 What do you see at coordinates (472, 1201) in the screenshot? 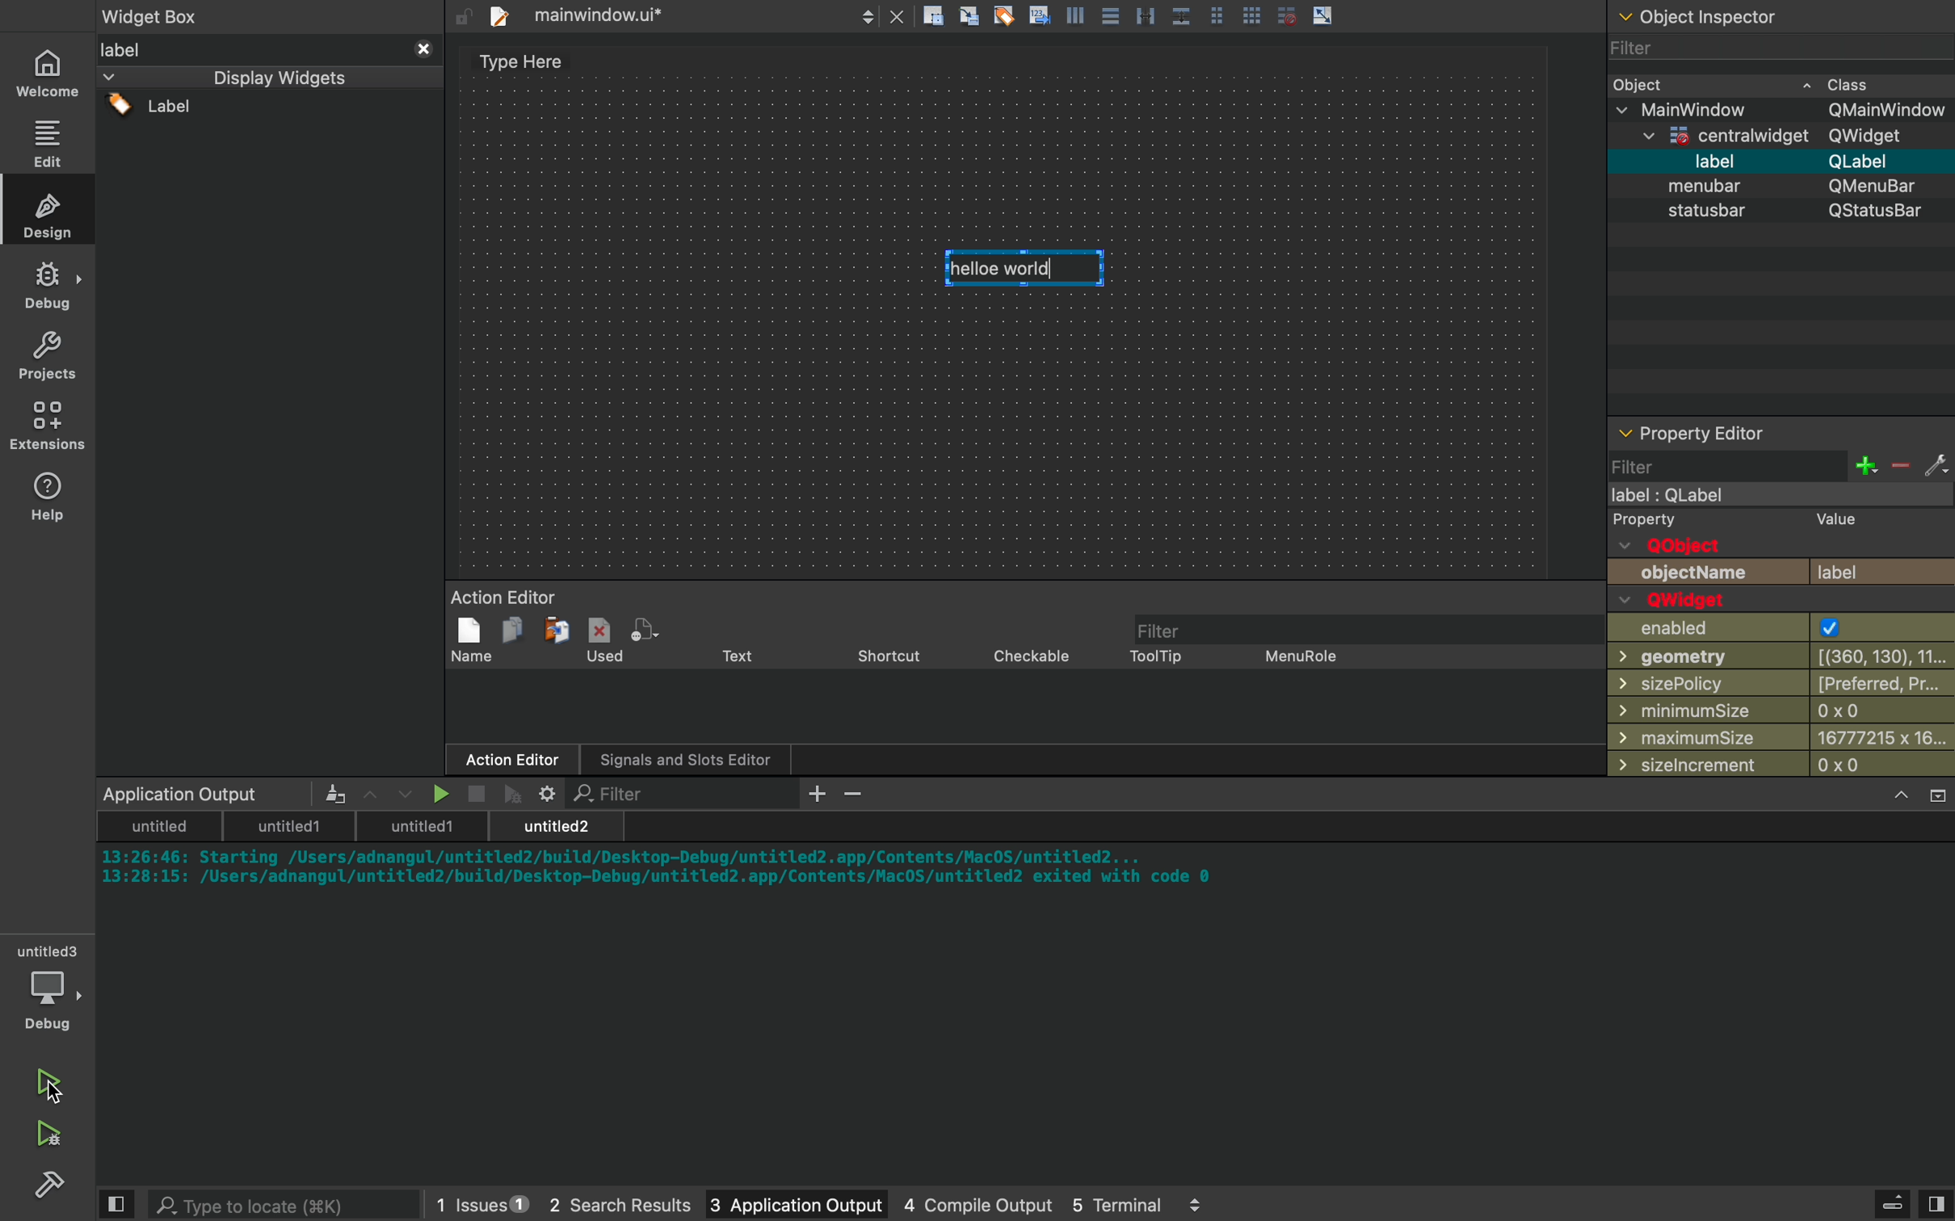
I see `1 issues` at bounding box center [472, 1201].